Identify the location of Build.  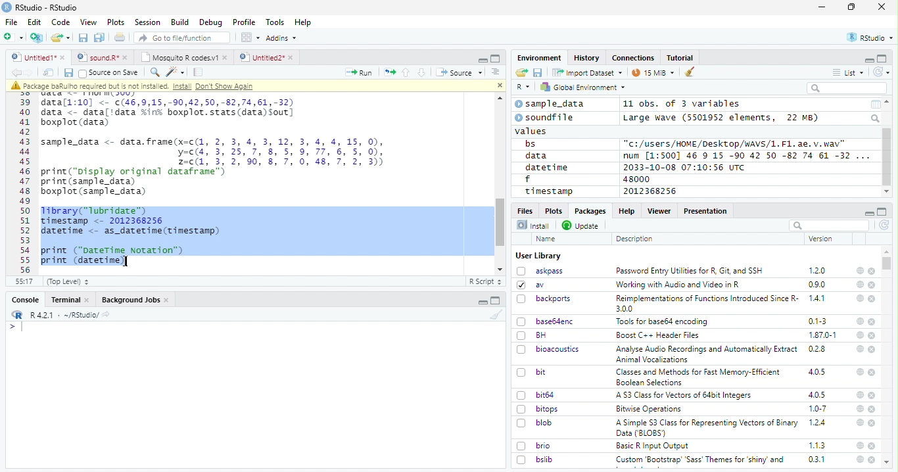
(179, 22).